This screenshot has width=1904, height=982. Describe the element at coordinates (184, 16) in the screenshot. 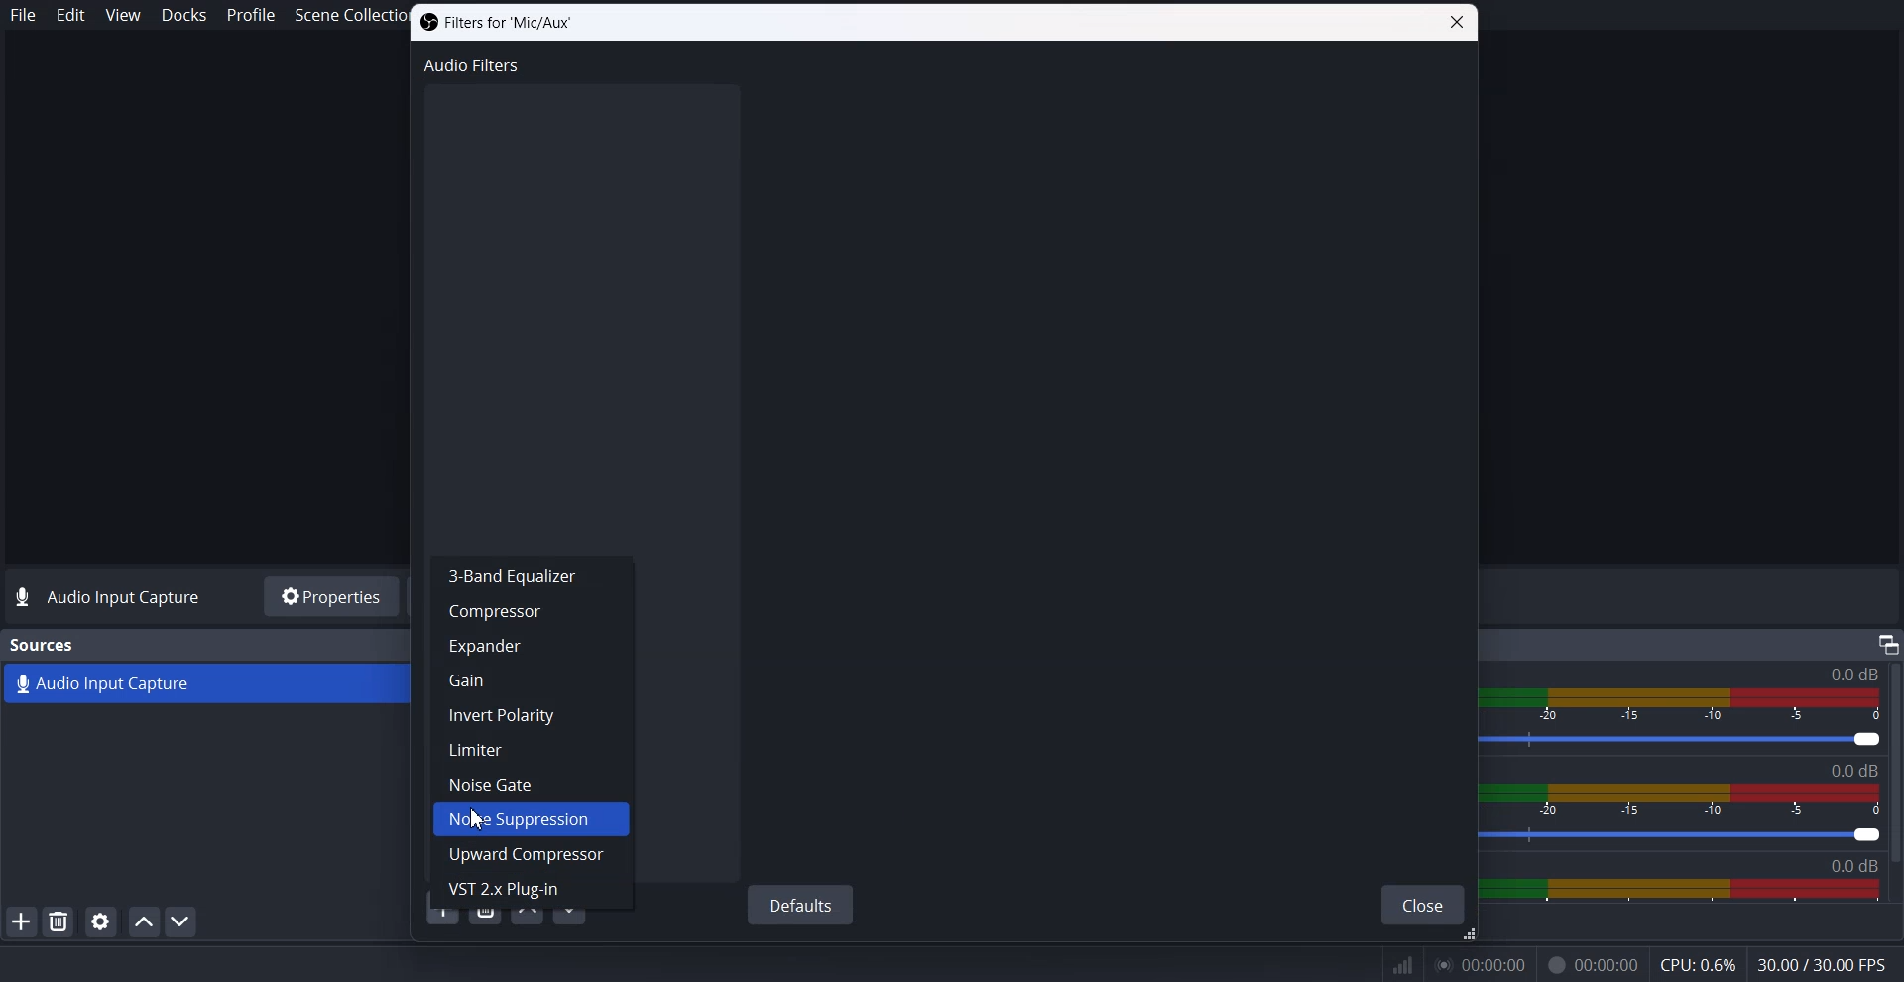

I see `Docks` at that location.